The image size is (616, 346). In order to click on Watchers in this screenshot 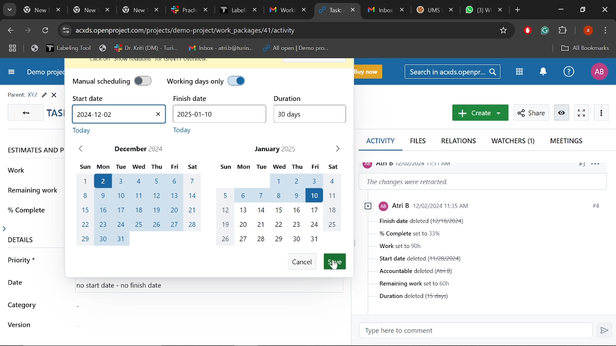, I will do `click(514, 141)`.